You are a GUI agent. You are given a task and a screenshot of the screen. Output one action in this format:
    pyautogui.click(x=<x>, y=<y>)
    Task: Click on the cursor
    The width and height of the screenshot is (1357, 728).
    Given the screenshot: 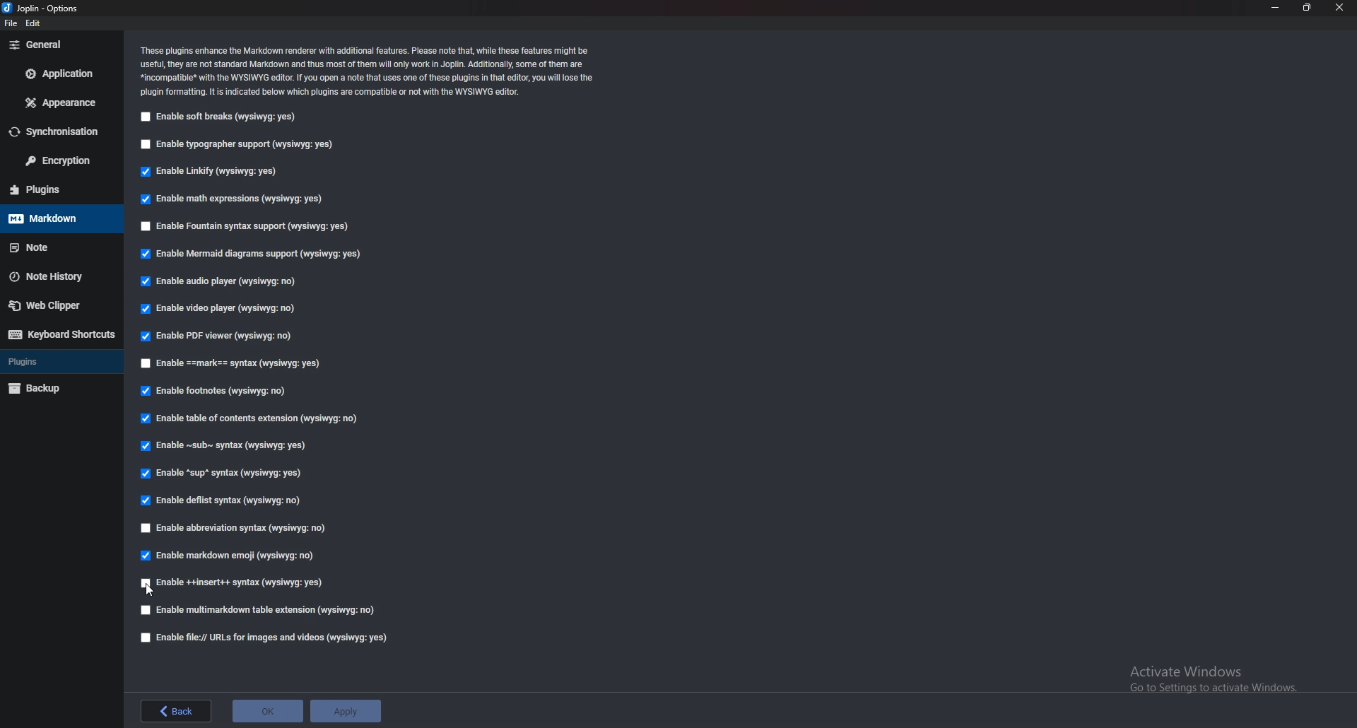 What is the action you would take?
    pyautogui.click(x=149, y=589)
    